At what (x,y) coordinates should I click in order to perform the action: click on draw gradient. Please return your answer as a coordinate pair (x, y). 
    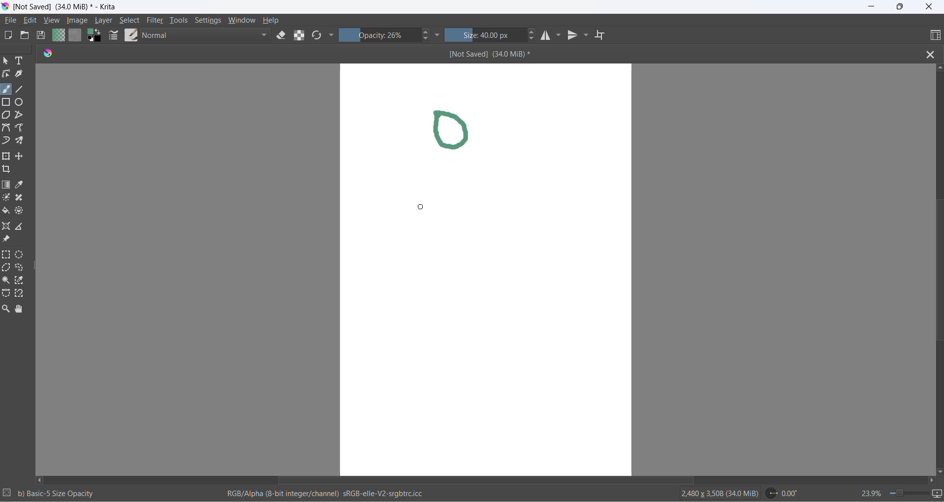
    Looking at the image, I should click on (7, 186).